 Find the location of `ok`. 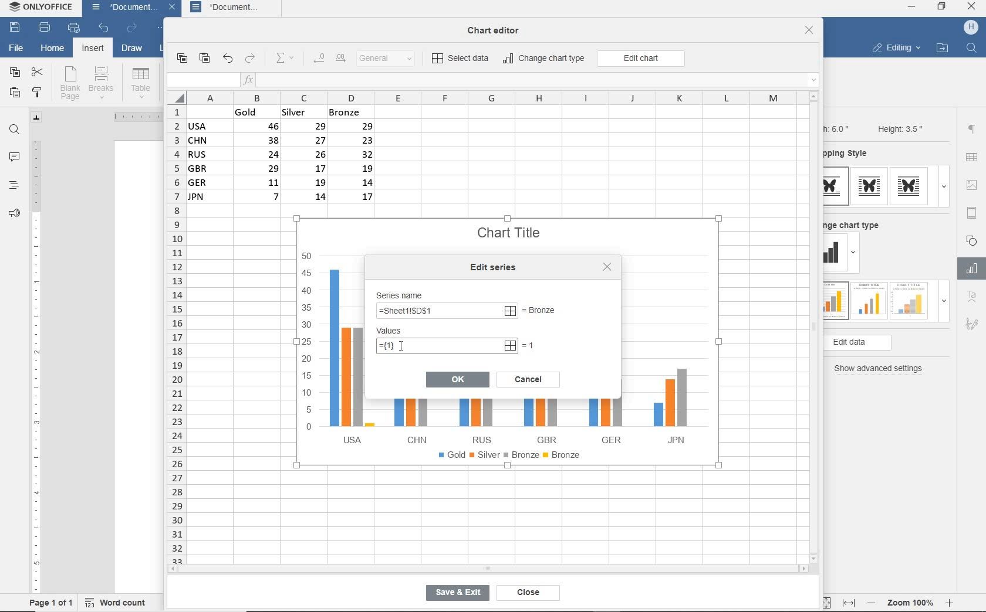

ok is located at coordinates (458, 379).